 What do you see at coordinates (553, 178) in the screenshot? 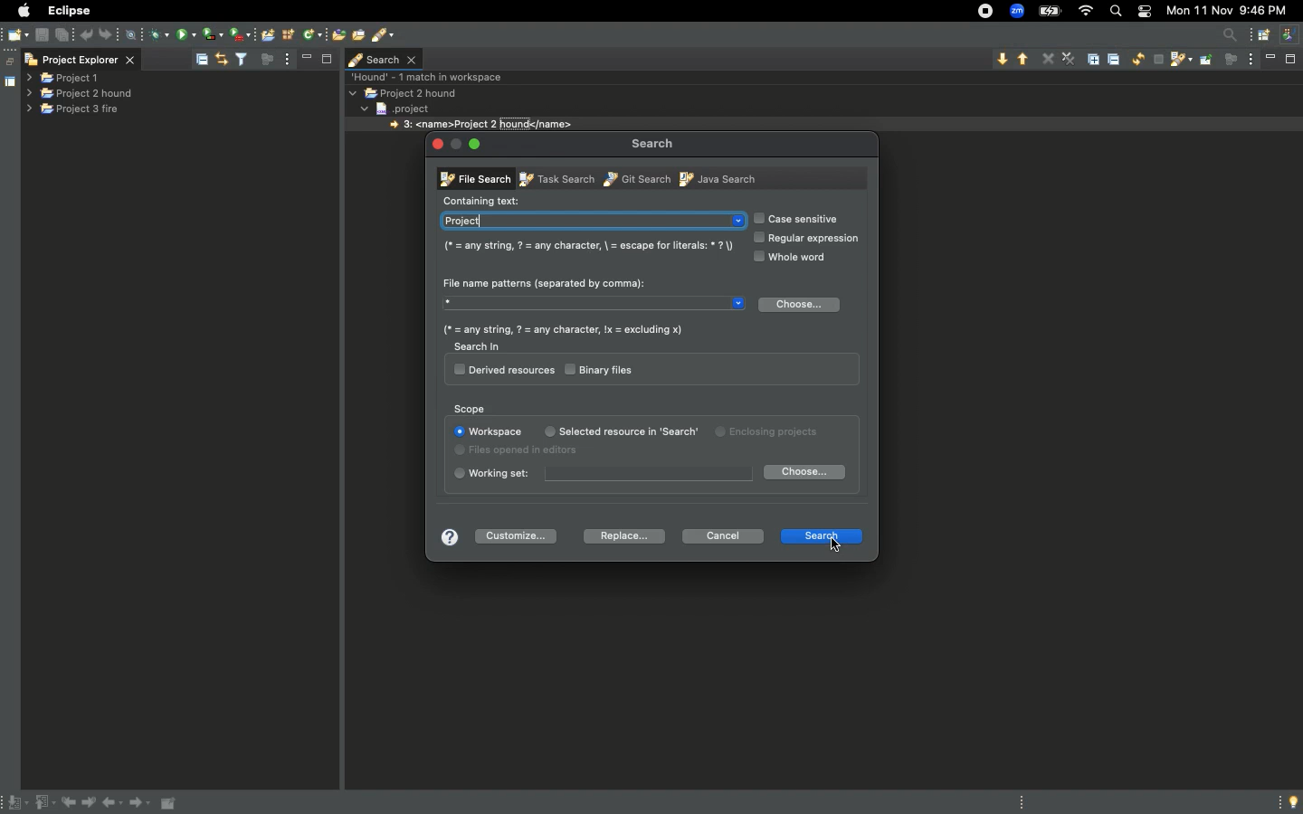
I see `Task search` at bounding box center [553, 178].